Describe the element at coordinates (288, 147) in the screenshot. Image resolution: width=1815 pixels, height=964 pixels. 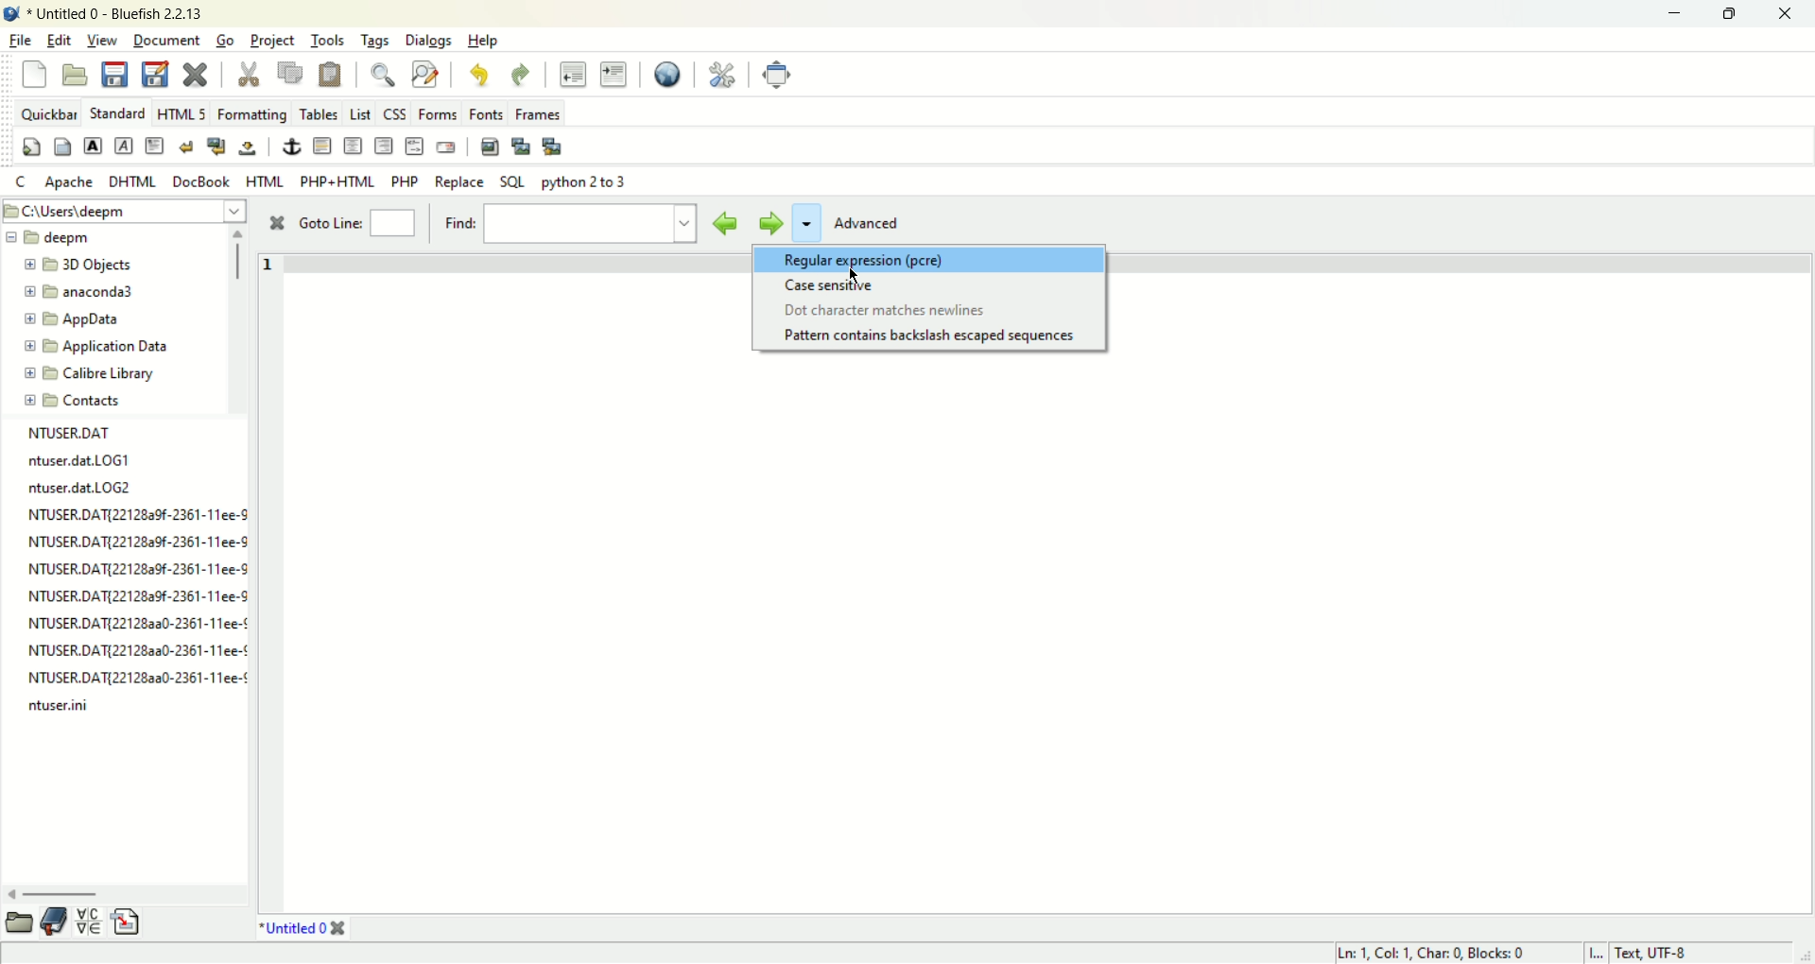
I see `anchor` at that location.